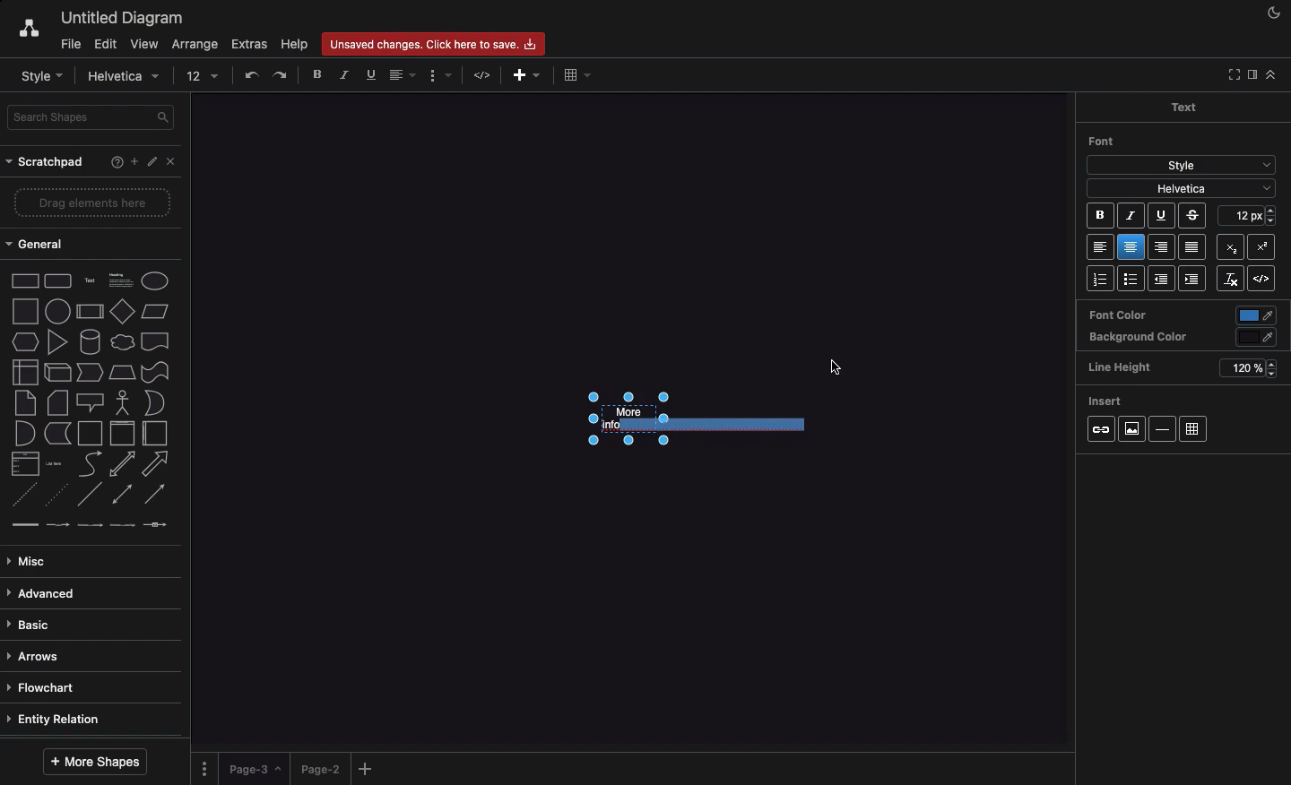 The height and width of the screenshot is (785, 1291). What do you see at coordinates (369, 74) in the screenshot?
I see `Underline` at bounding box center [369, 74].